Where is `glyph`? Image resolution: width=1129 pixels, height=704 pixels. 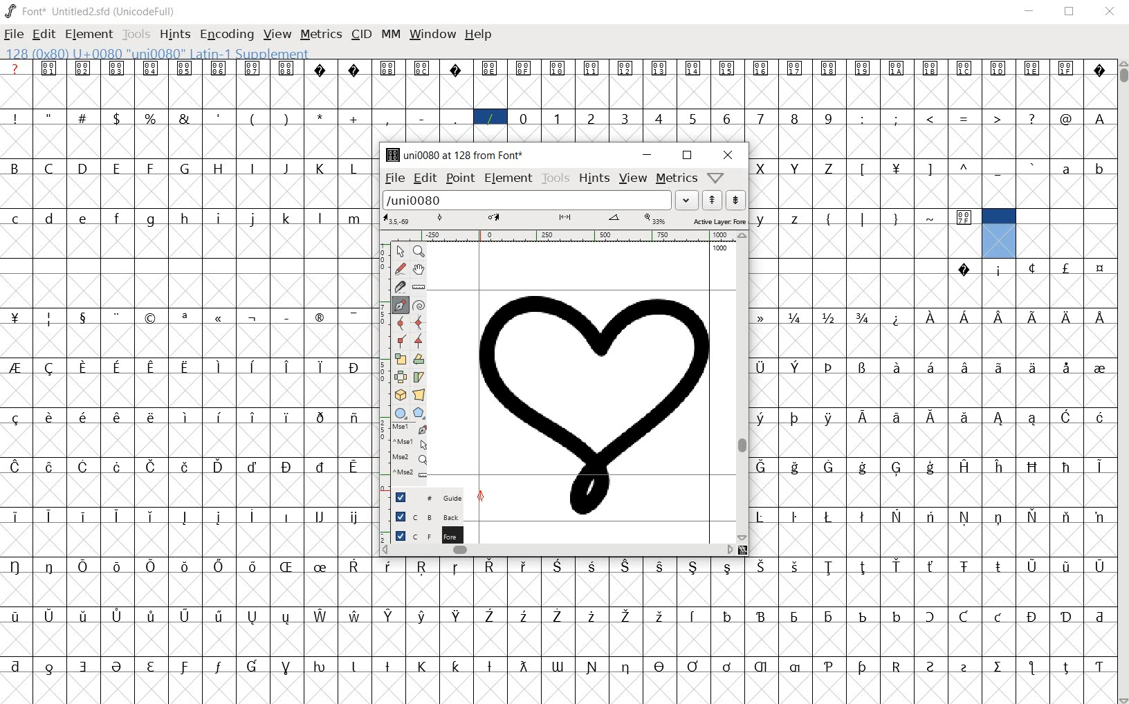 glyph is located at coordinates (827, 221).